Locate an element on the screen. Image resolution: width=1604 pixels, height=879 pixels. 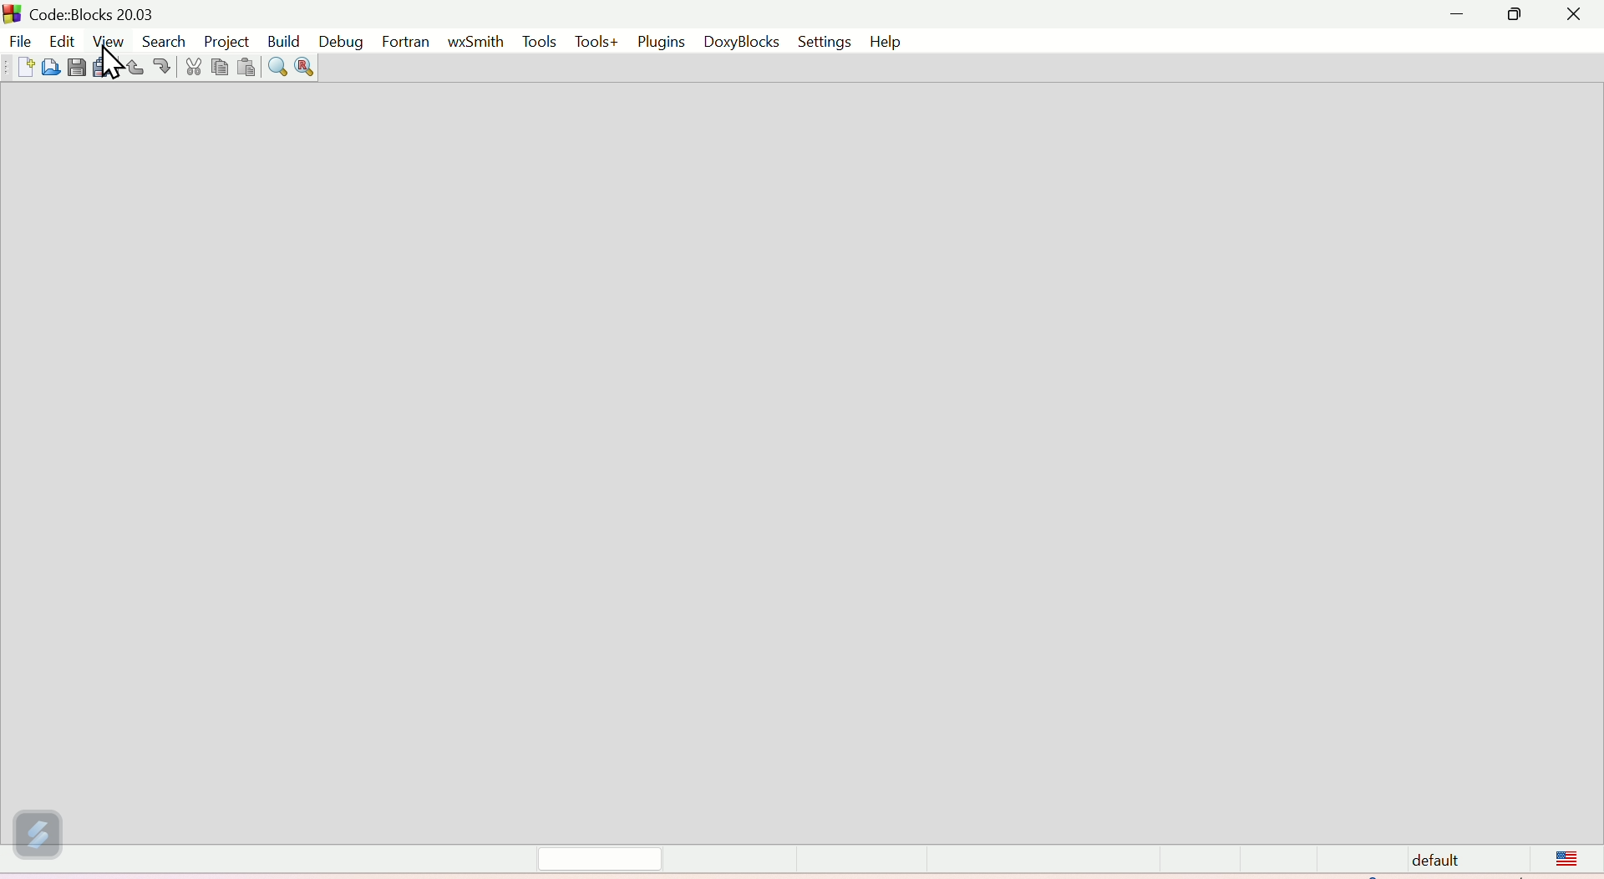
copy is located at coordinates (221, 71).